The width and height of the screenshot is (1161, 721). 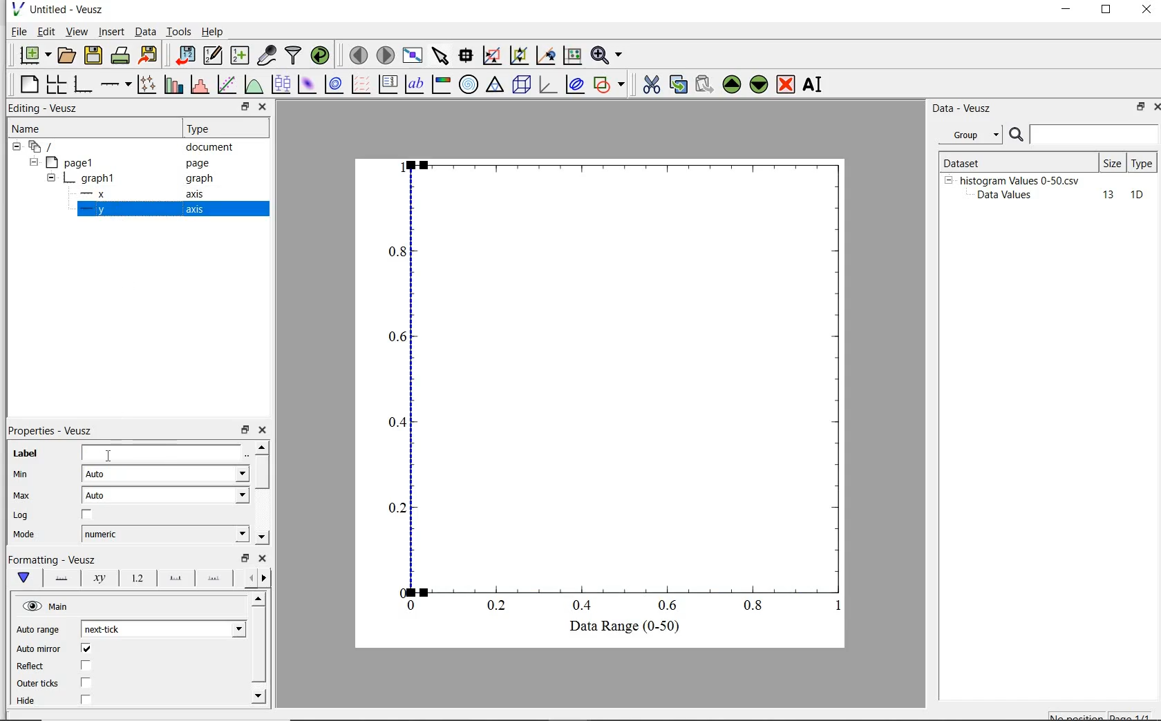 I want to click on blank page, so click(x=30, y=84).